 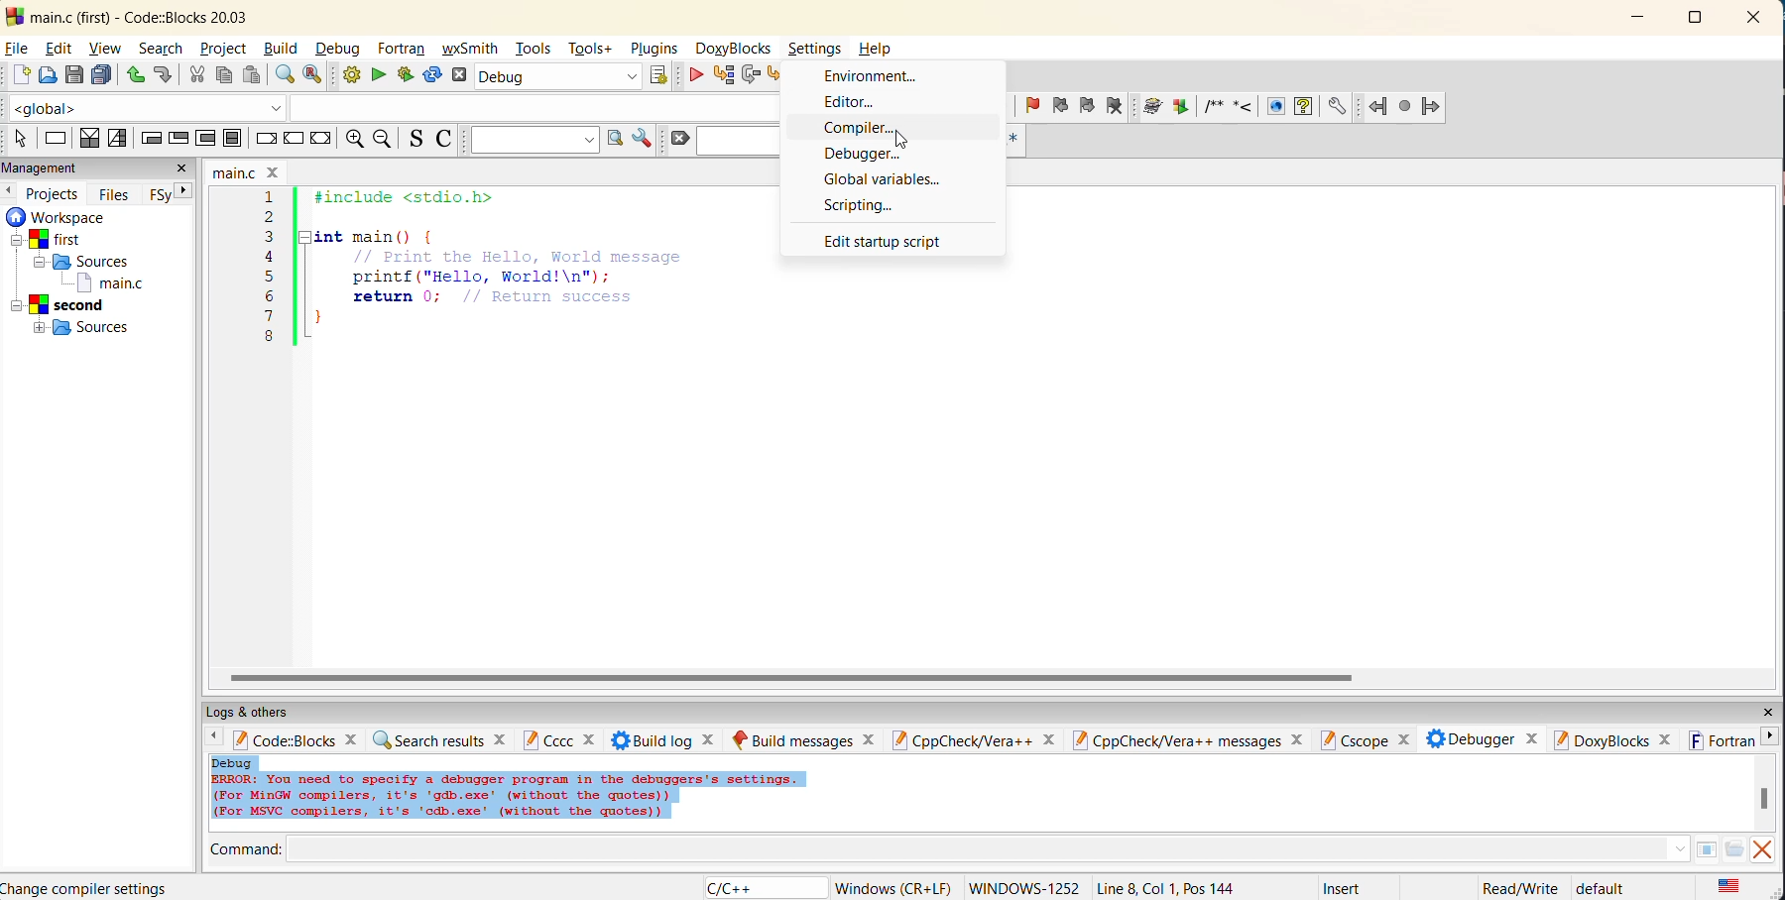 What do you see at coordinates (1774, 741) in the screenshot?
I see `next` at bounding box center [1774, 741].